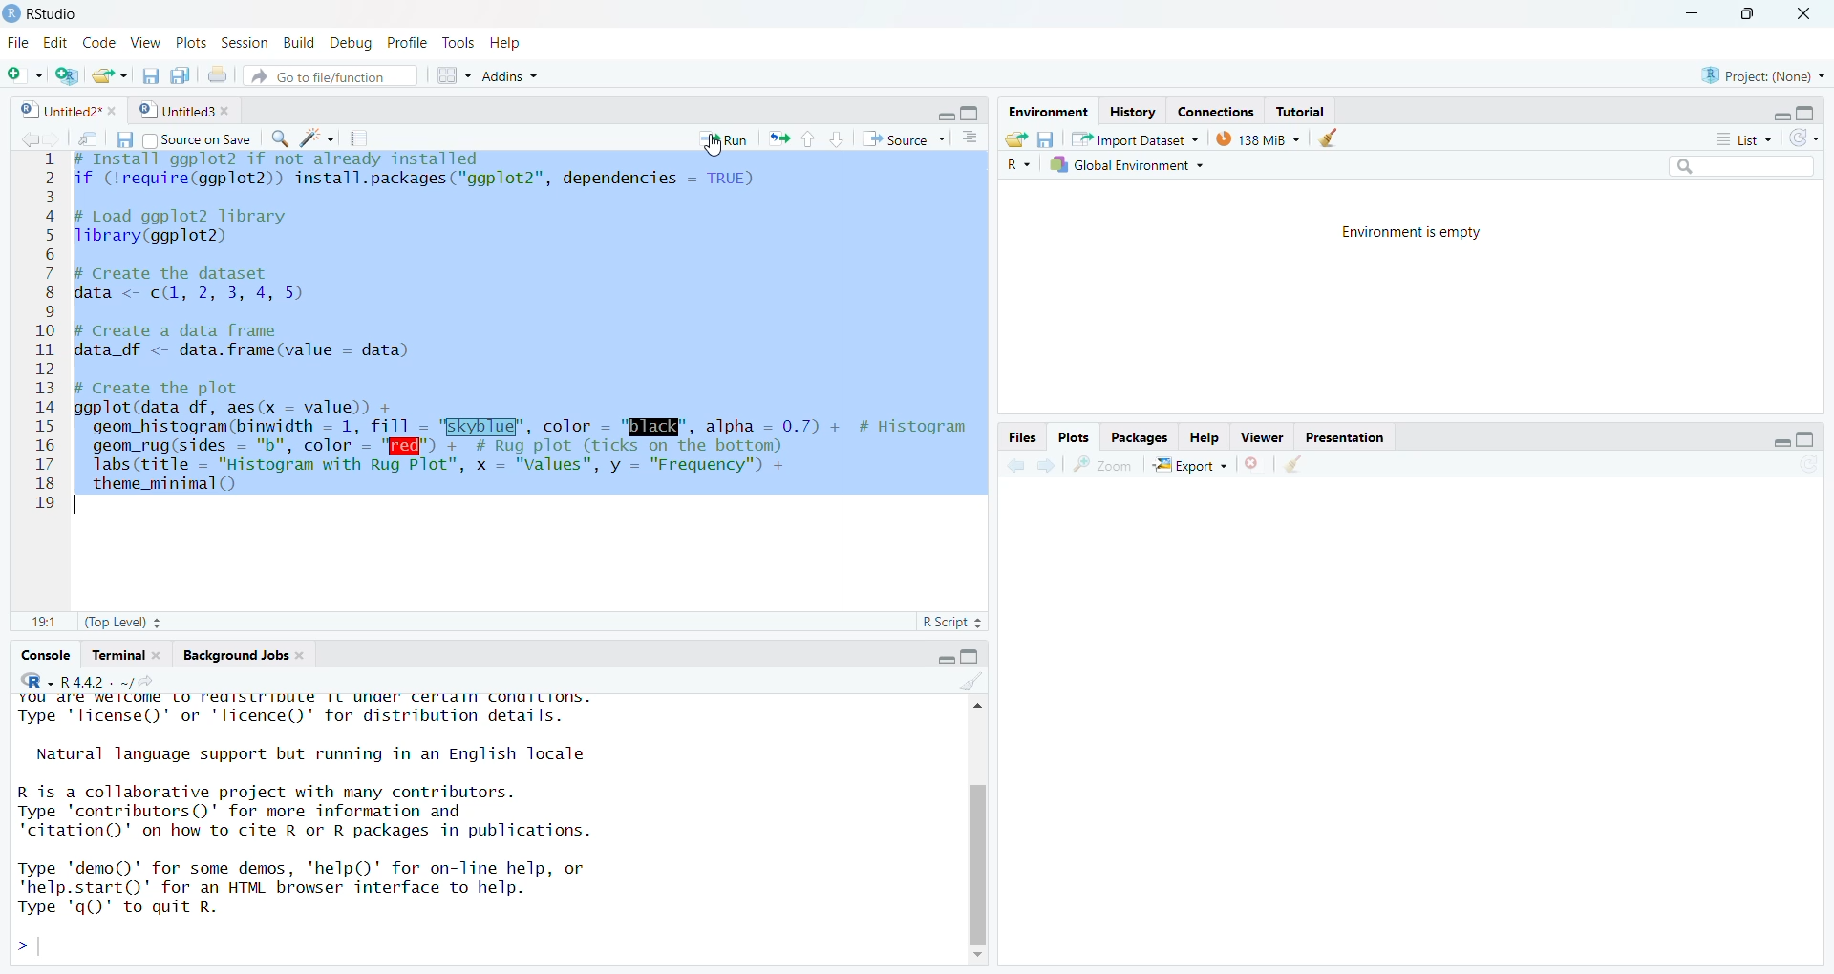 This screenshot has height=974, width=1834. I want to click on Session, so click(243, 42).